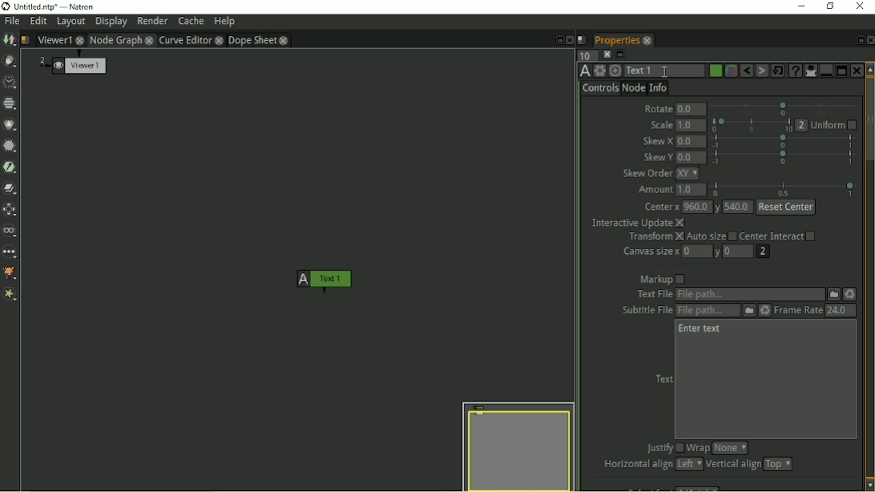 This screenshot has height=492, width=875. Describe the element at coordinates (798, 311) in the screenshot. I see `Frame Rate` at that location.